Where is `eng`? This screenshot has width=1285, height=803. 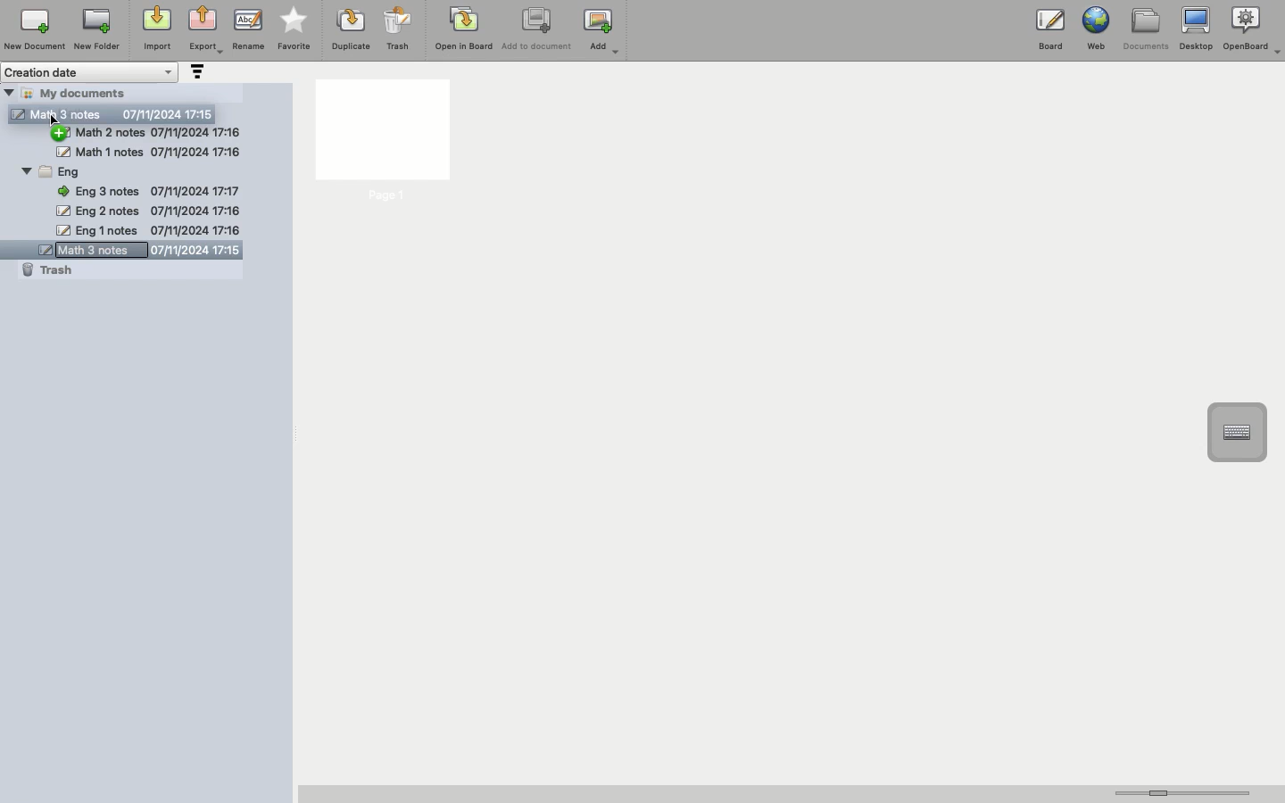 eng is located at coordinates (146, 171).